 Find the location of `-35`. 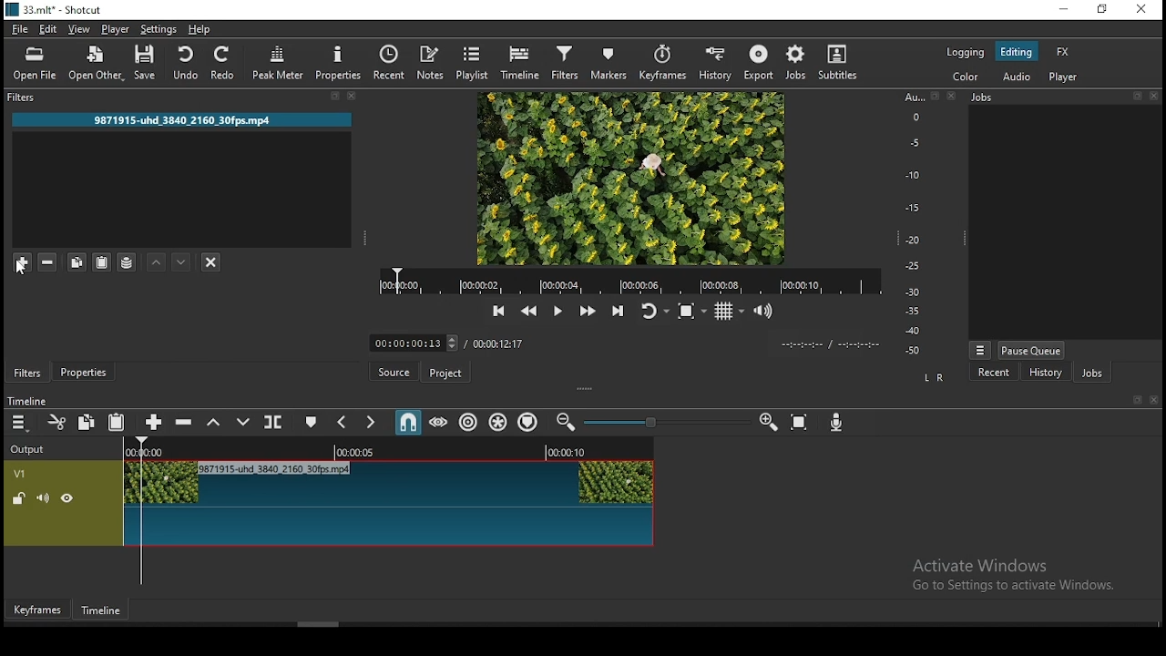

-35 is located at coordinates (911, 309).